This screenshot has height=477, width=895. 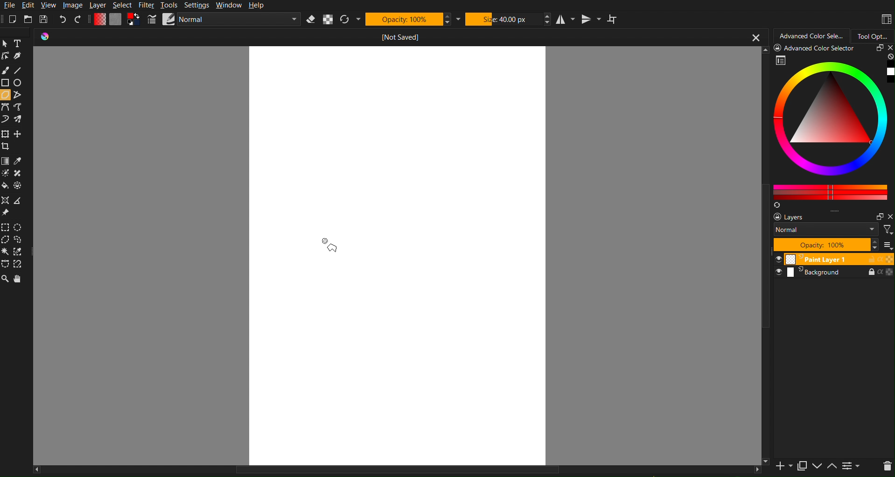 What do you see at coordinates (18, 279) in the screenshot?
I see `Pan` at bounding box center [18, 279].